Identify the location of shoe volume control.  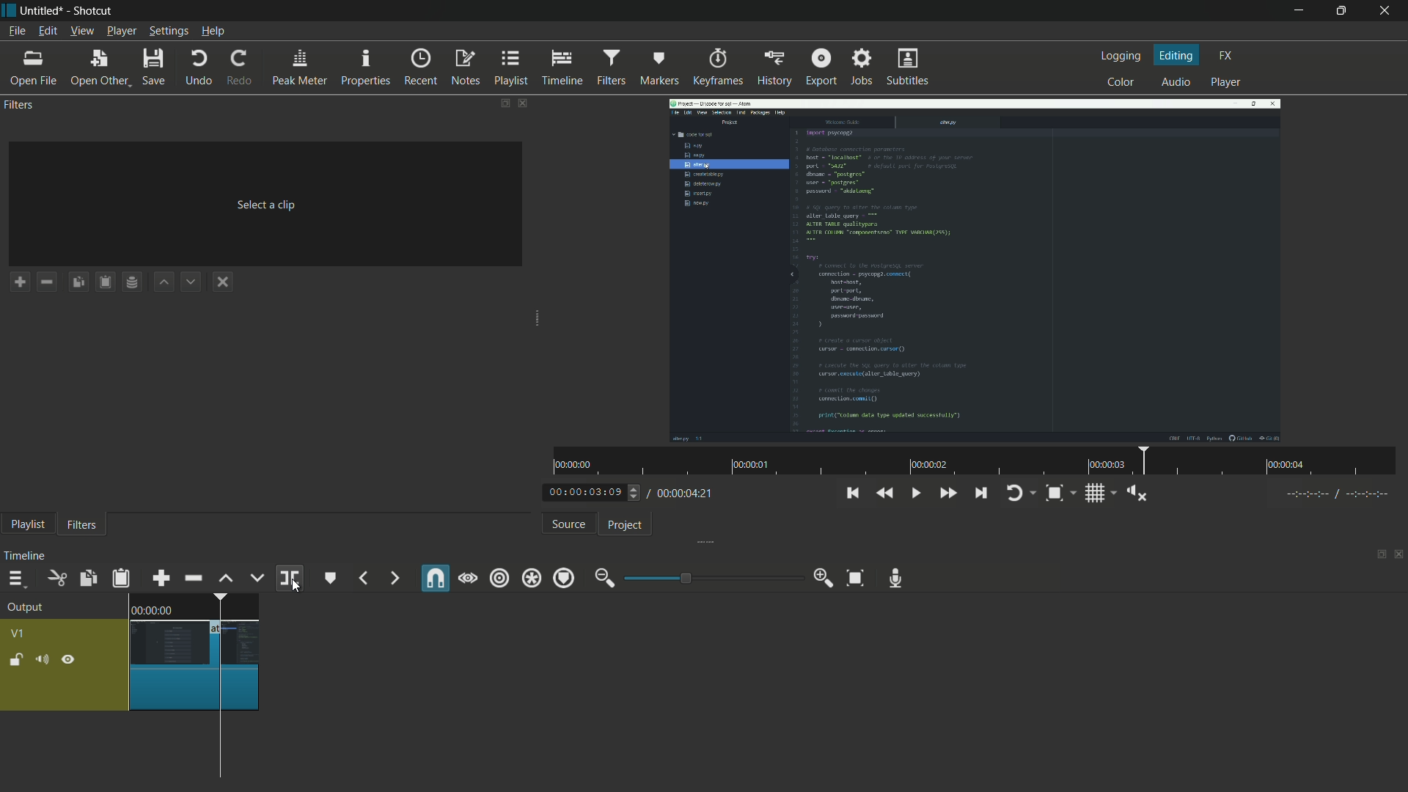
(1138, 494).